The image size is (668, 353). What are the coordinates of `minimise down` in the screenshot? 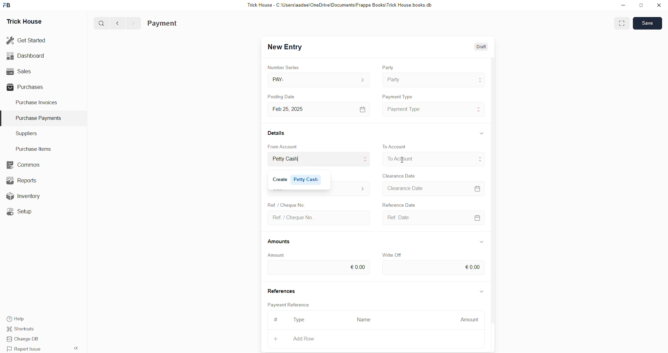 It's located at (622, 5).